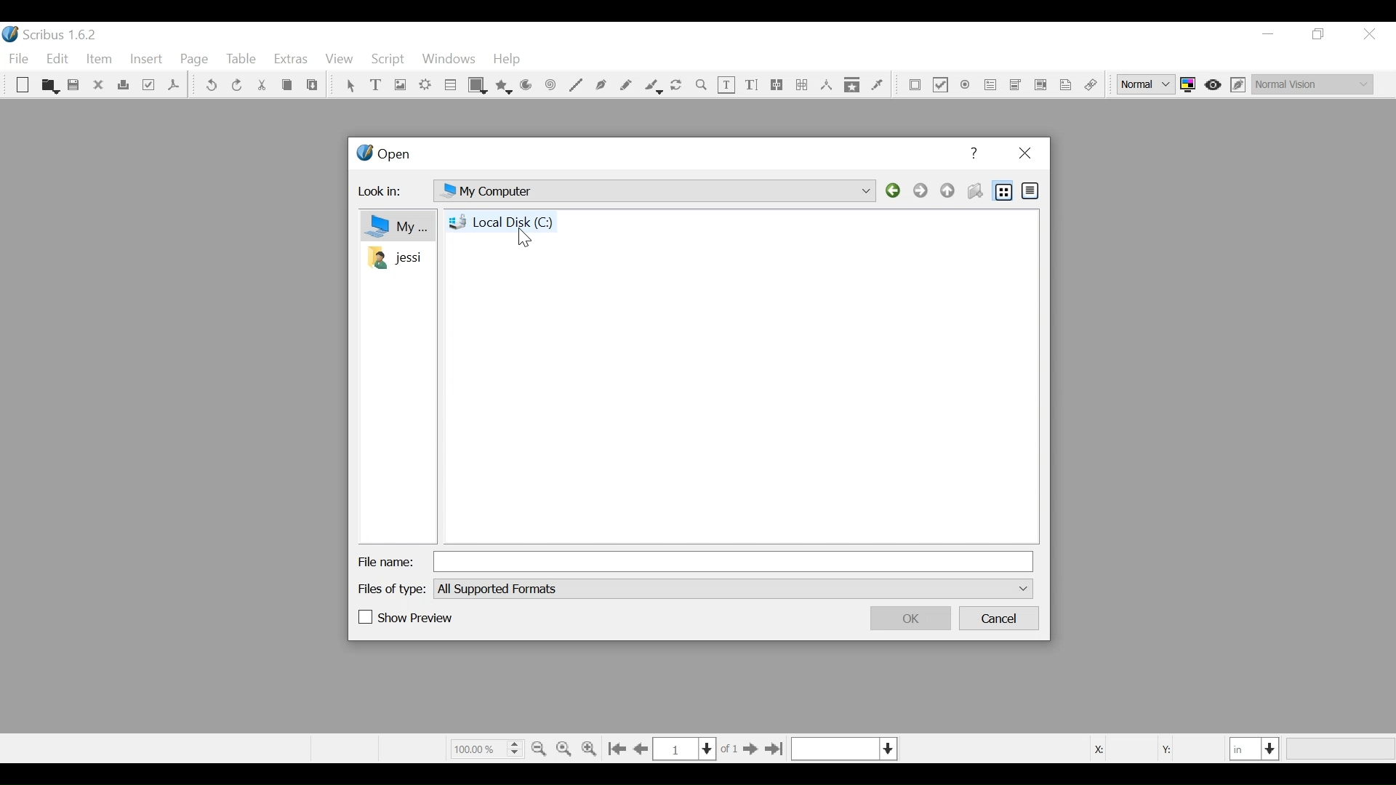 Image resolution: width=1396 pixels, height=785 pixels. I want to click on Close, so click(100, 85).